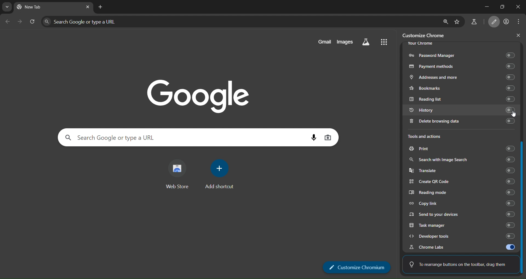 The image size is (526, 279). Describe the element at coordinates (461, 99) in the screenshot. I see `reading list` at that location.